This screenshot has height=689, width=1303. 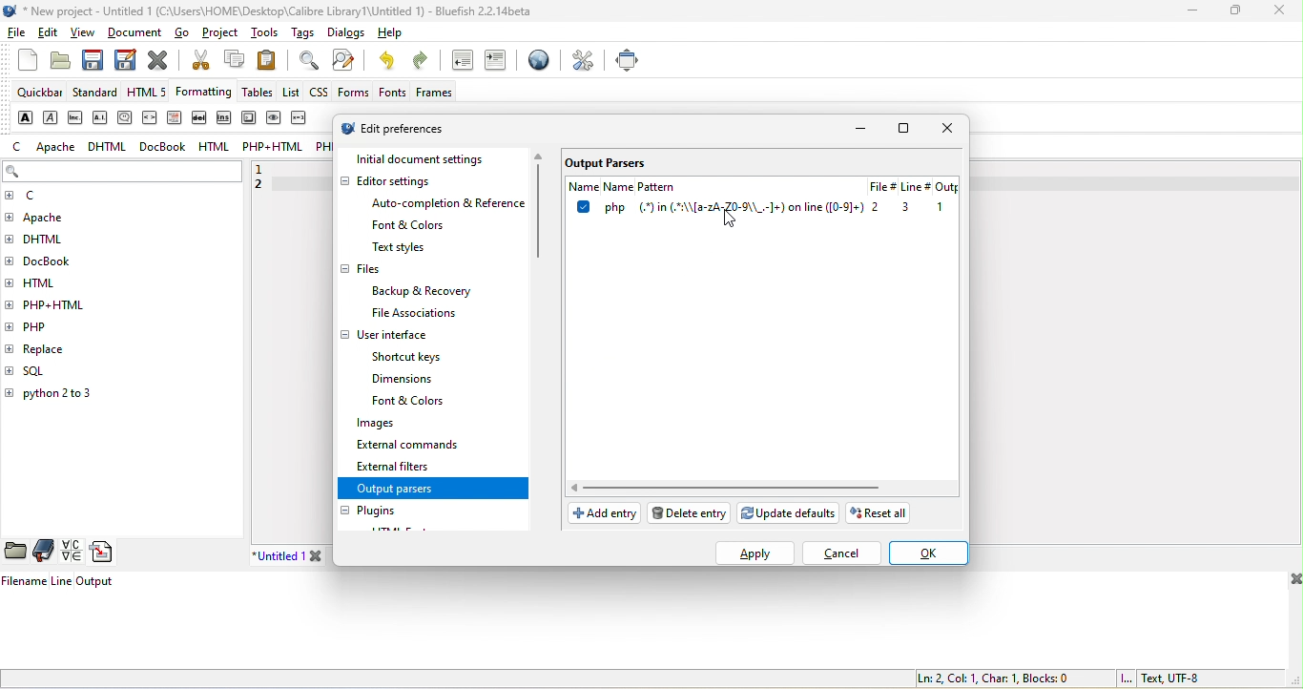 What do you see at coordinates (498, 62) in the screenshot?
I see `indent` at bounding box center [498, 62].